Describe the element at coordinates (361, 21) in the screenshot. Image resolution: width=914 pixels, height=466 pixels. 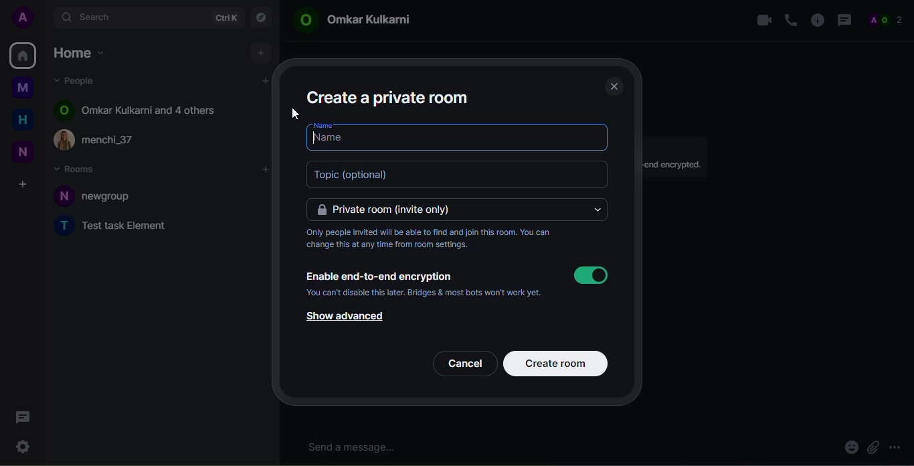
I see `© Omkar Kulkarni` at that location.